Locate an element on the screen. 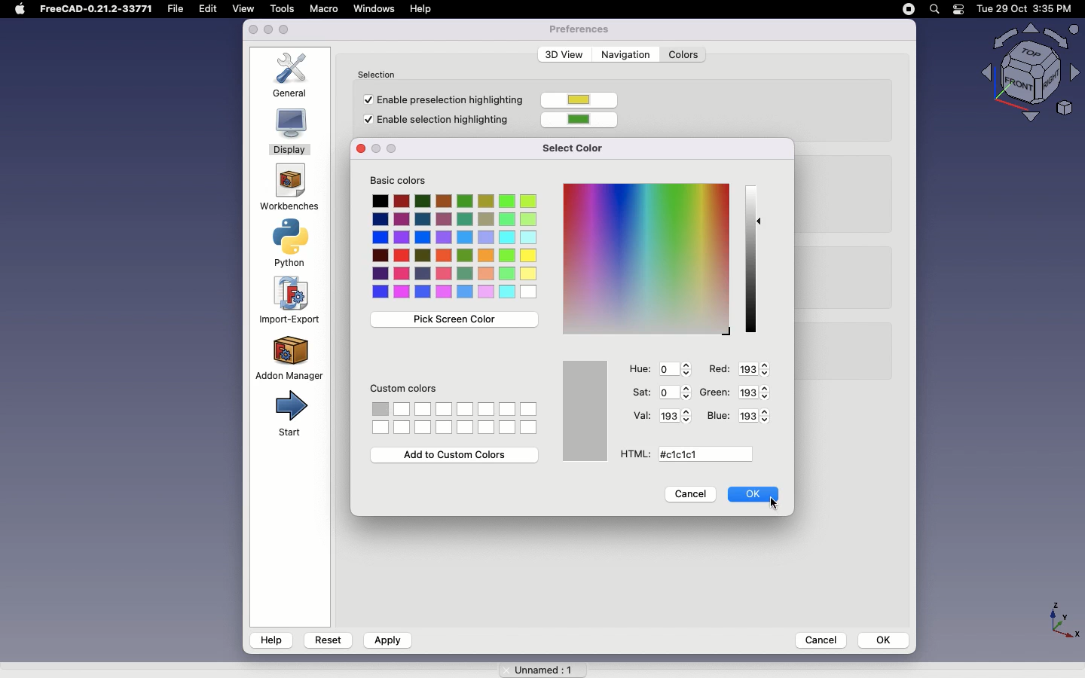 This screenshot has height=678, width=1085. Reset is located at coordinates (329, 638).